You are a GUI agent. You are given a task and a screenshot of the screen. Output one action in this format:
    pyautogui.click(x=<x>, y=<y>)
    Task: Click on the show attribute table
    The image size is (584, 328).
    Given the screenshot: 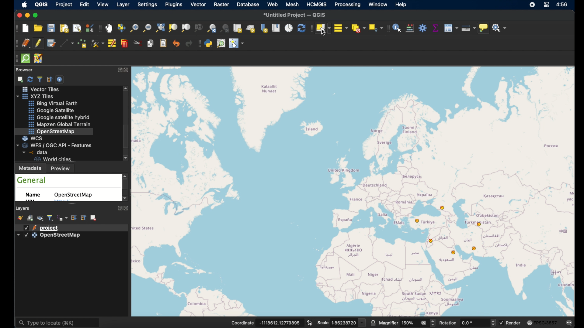 What is the action you would take?
    pyautogui.click(x=451, y=28)
    